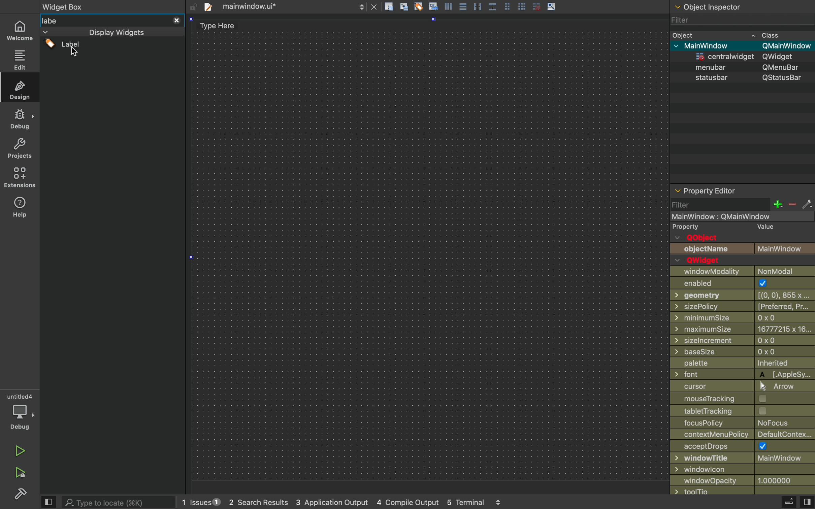 Image resolution: width=815 pixels, height=509 pixels. Describe the element at coordinates (748, 67) in the screenshot. I see `menubar` at that location.